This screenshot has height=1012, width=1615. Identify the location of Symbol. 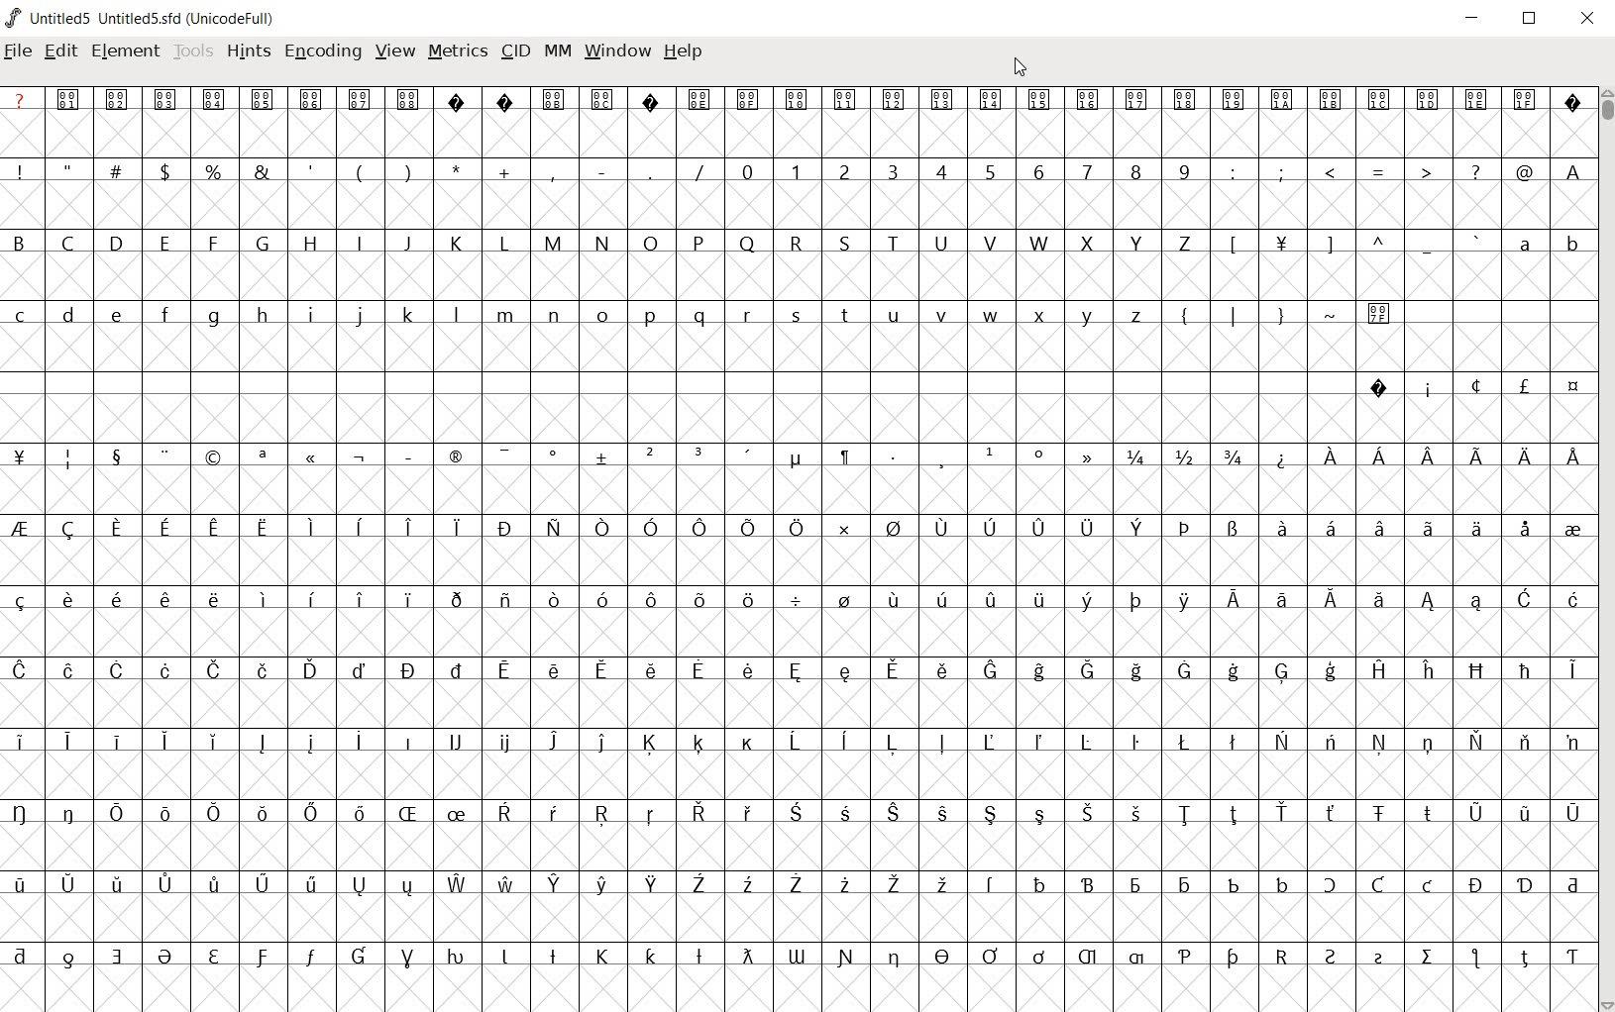
(1524, 813).